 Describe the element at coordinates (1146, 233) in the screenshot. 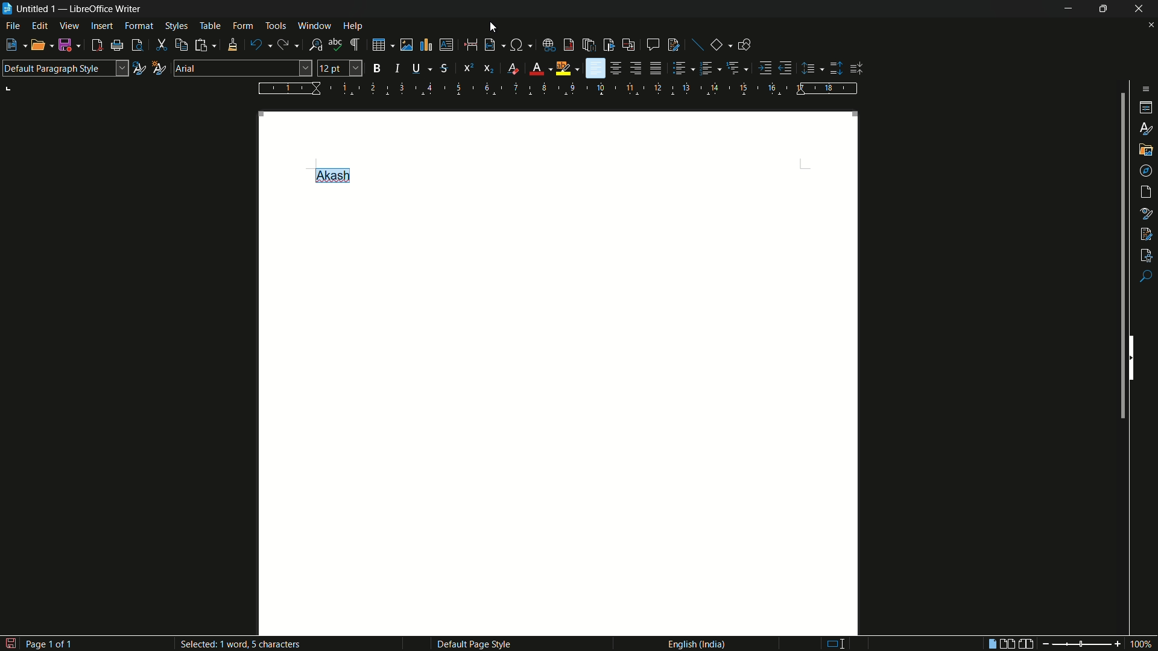

I see `manage changes` at that location.